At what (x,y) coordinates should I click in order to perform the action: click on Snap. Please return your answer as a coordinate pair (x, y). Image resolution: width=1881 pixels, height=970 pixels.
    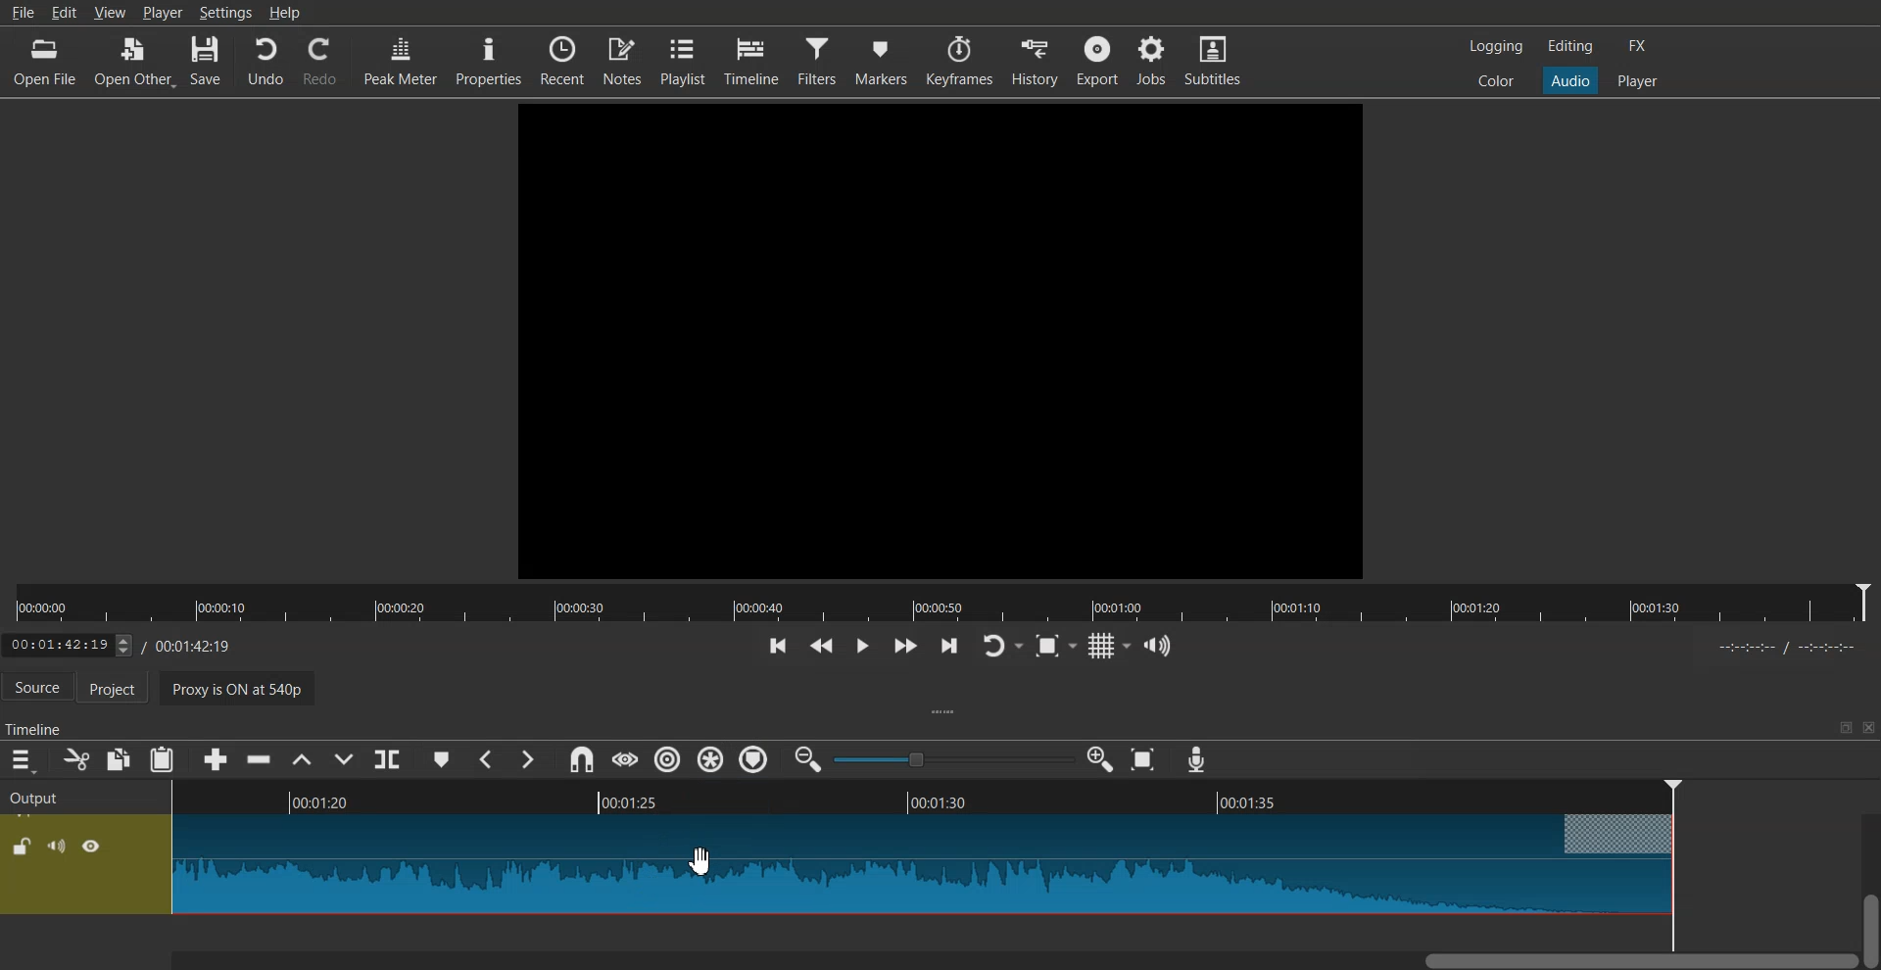
    Looking at the image, I should click on (578, 759).